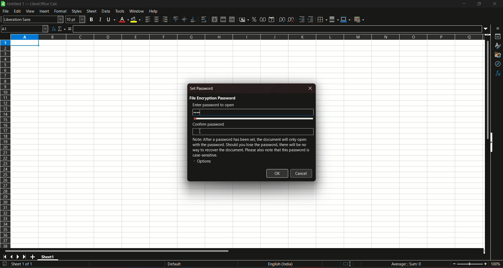  What do you see at coordinates (147, 19) in the screenshot?
I see `  align` at bounding box center [147, 19].